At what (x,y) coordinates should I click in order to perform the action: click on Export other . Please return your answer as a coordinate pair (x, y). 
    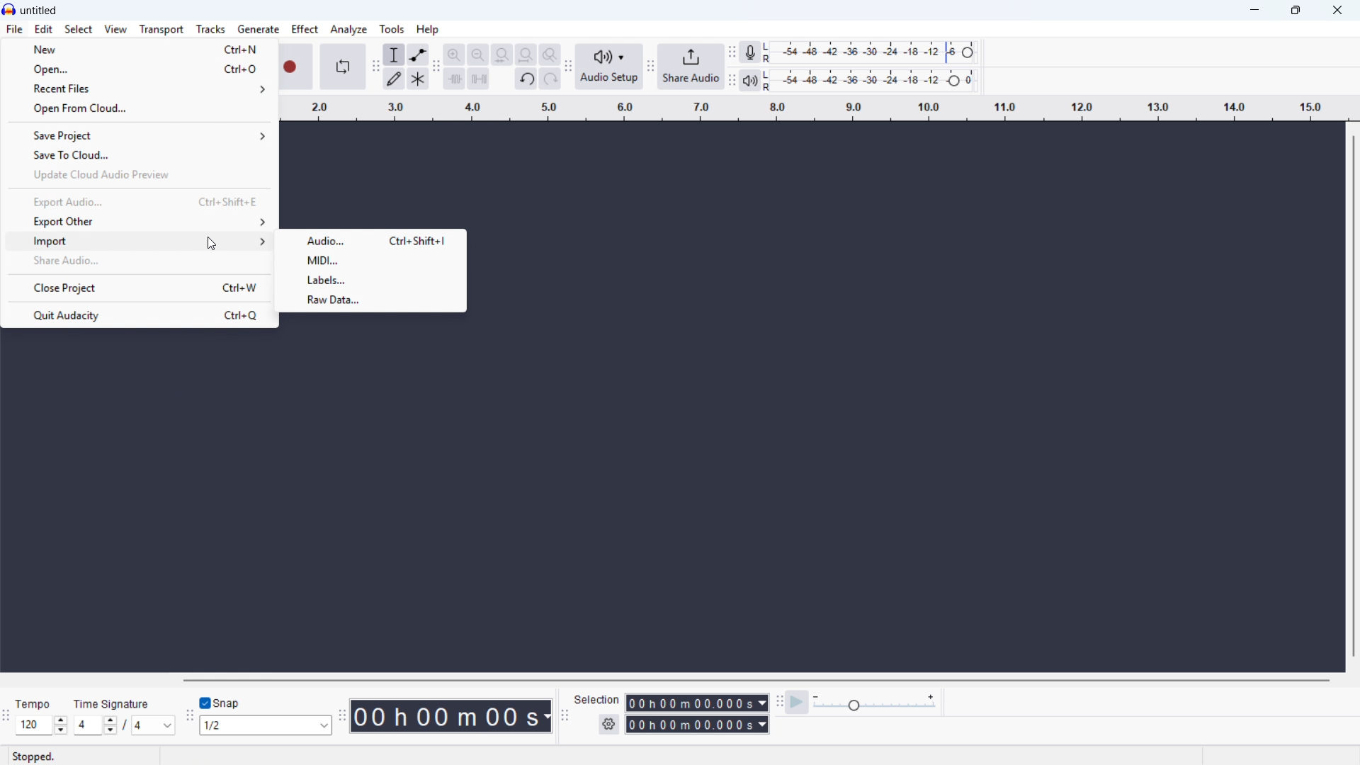
    Looking at the image, I should click on (137, 221).